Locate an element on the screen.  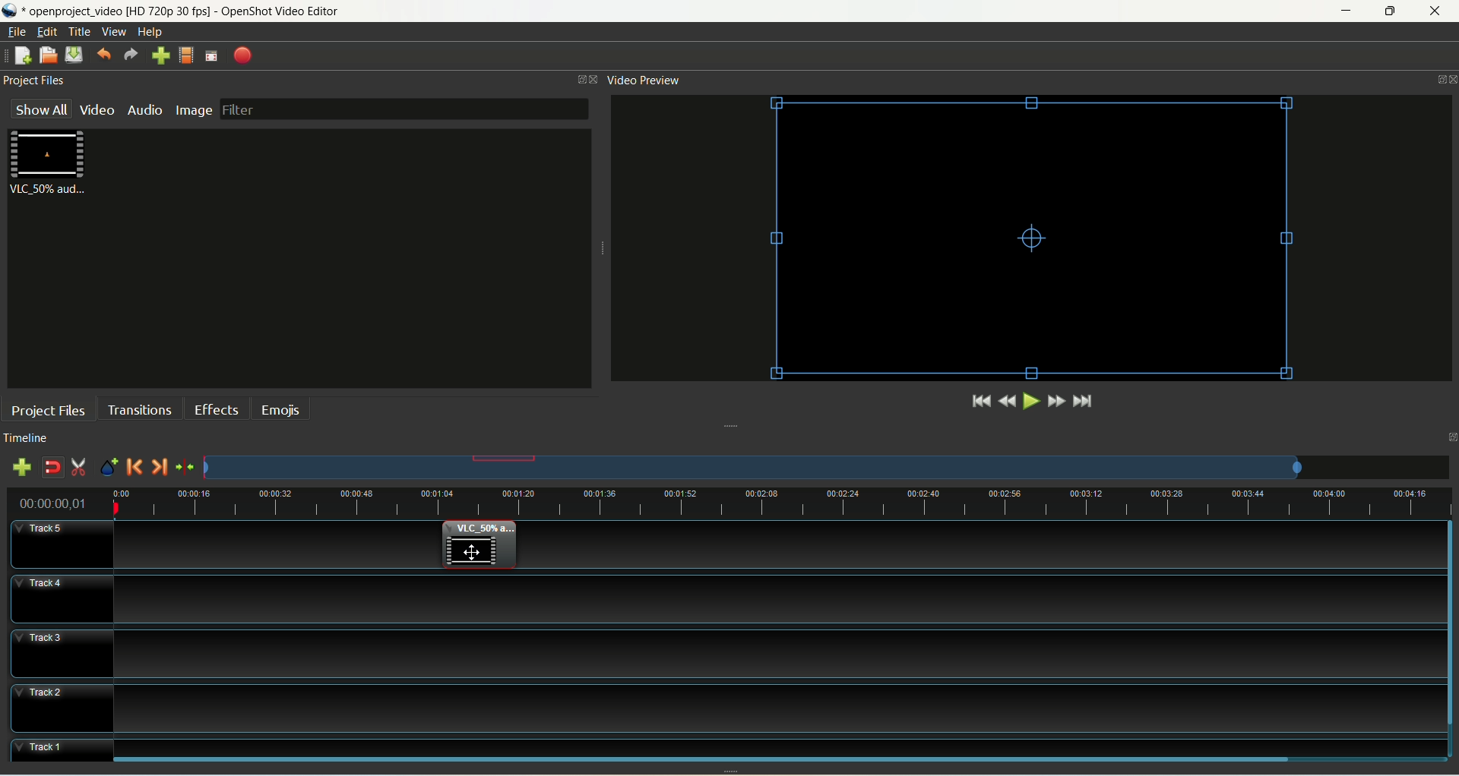
track4 is located at coordinates (61, 598).